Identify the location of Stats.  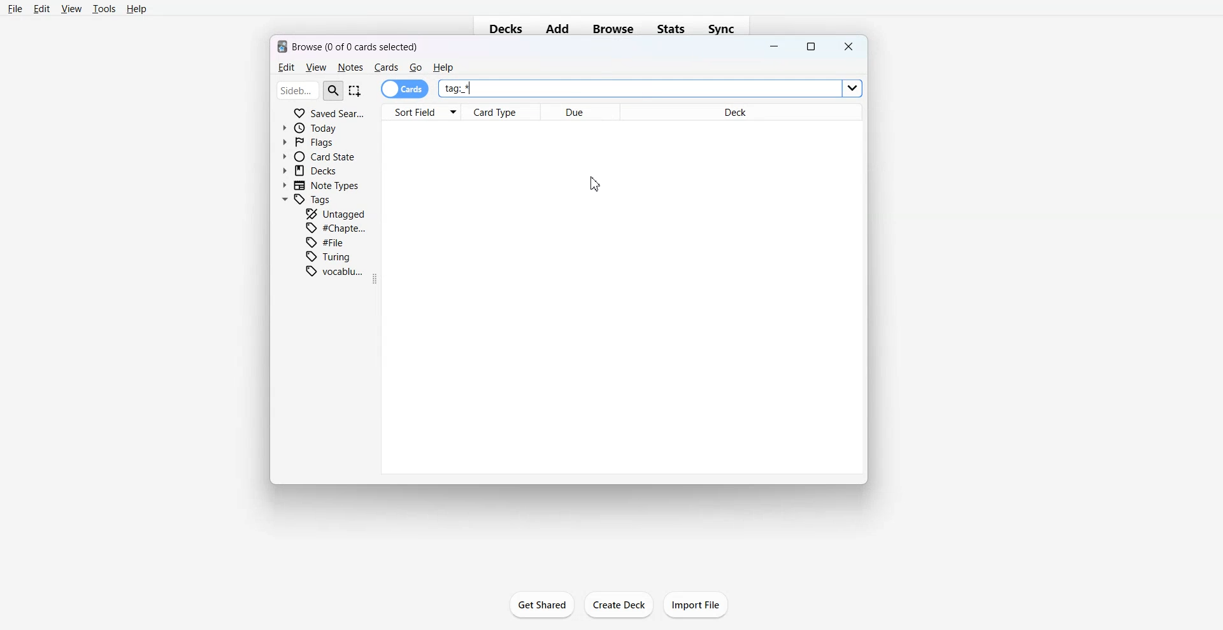
(673, 26).